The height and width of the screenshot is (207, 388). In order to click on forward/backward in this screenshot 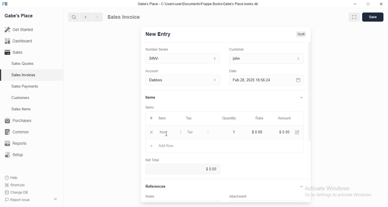, I will do `click(91, 17)`.